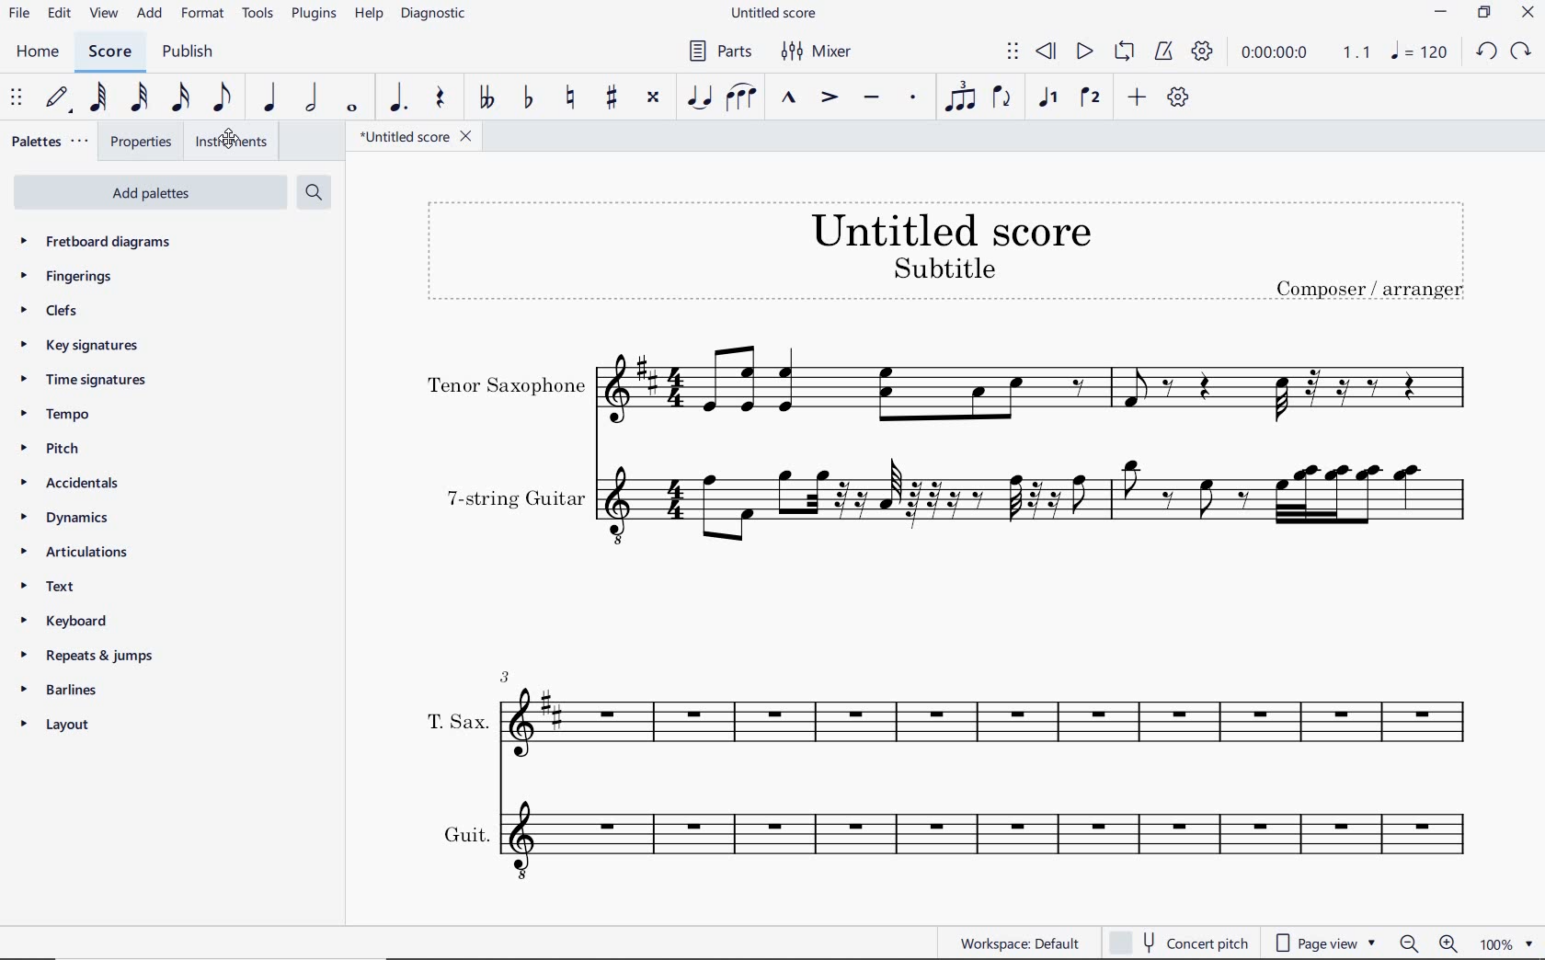 Image resolution: width=1545 pixels, height=960 pixels. Describe the element at coordinates (354, 109) in the screenshot. I see `WHOLE NOTE` at that location.